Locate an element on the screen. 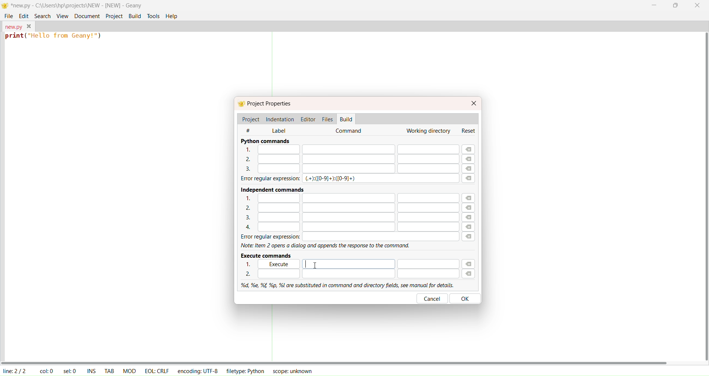 This screenshot has height=376, width=709. error regular expression is located at coordinates (346, 237).